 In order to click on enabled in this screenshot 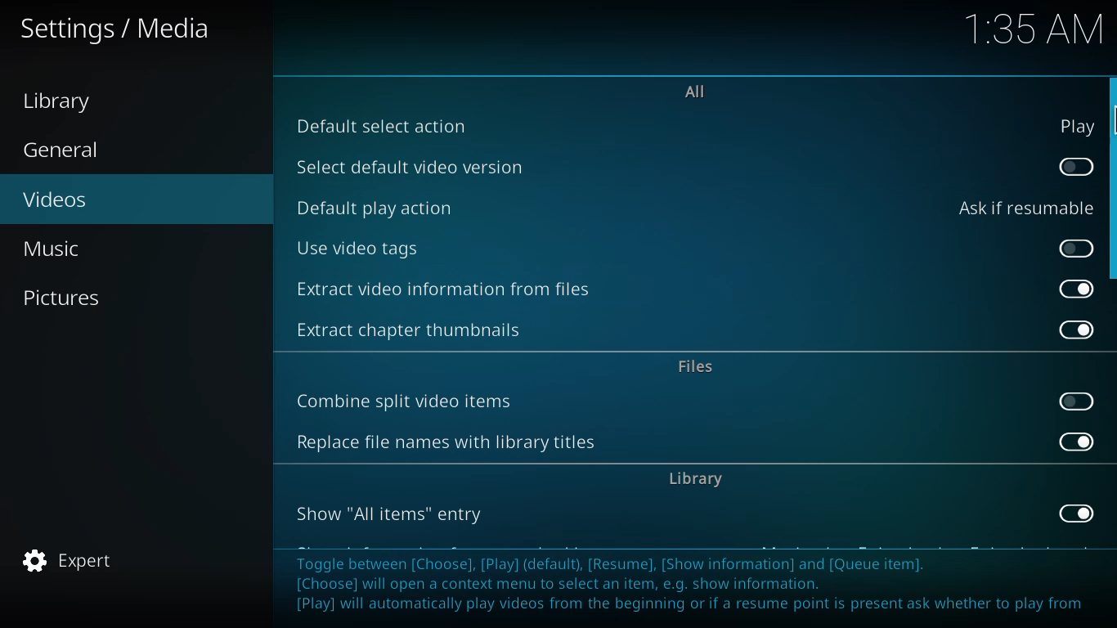, I will do `click(1079, 288)`.